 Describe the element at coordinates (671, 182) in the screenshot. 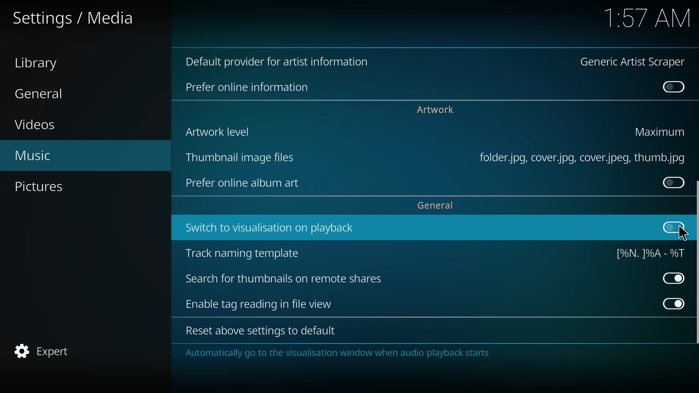

I see `click to enable` at that location.